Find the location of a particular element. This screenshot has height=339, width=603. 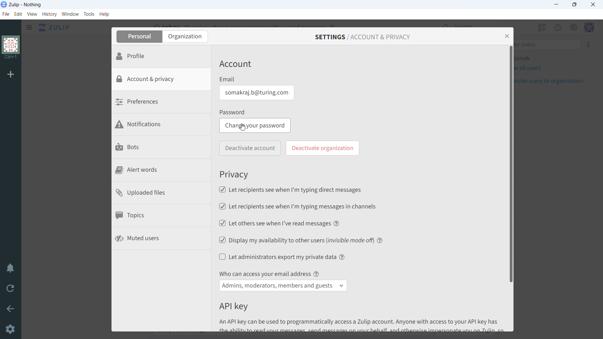

alert words is located at coordinates (162, 170).